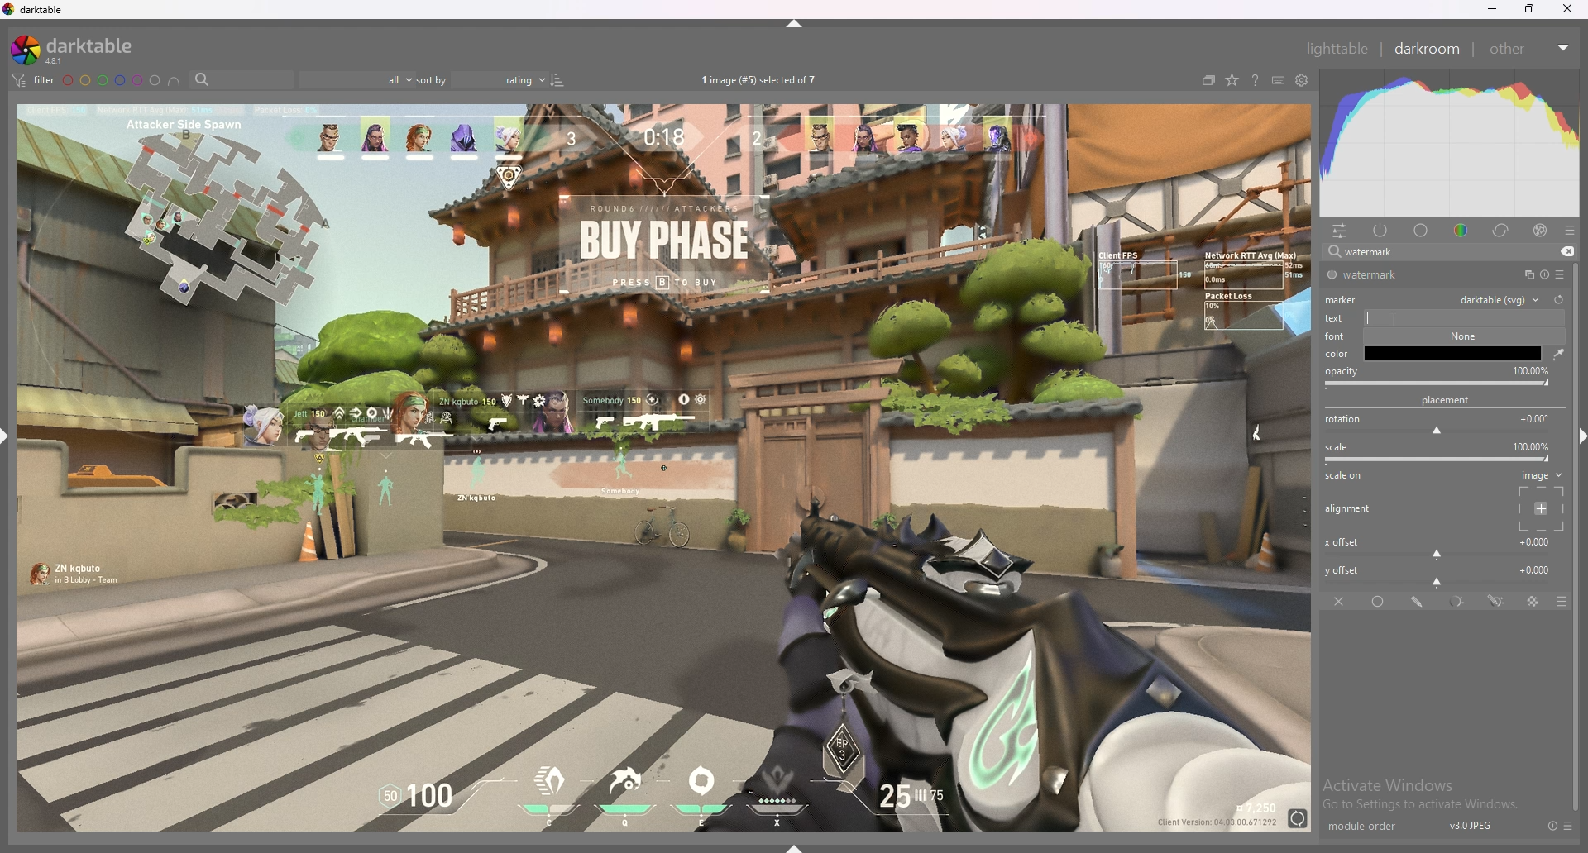 The image size is (1588, 853). Describe the element at coordinates (1538, 500) in the screenshot. I see `image` at that location.